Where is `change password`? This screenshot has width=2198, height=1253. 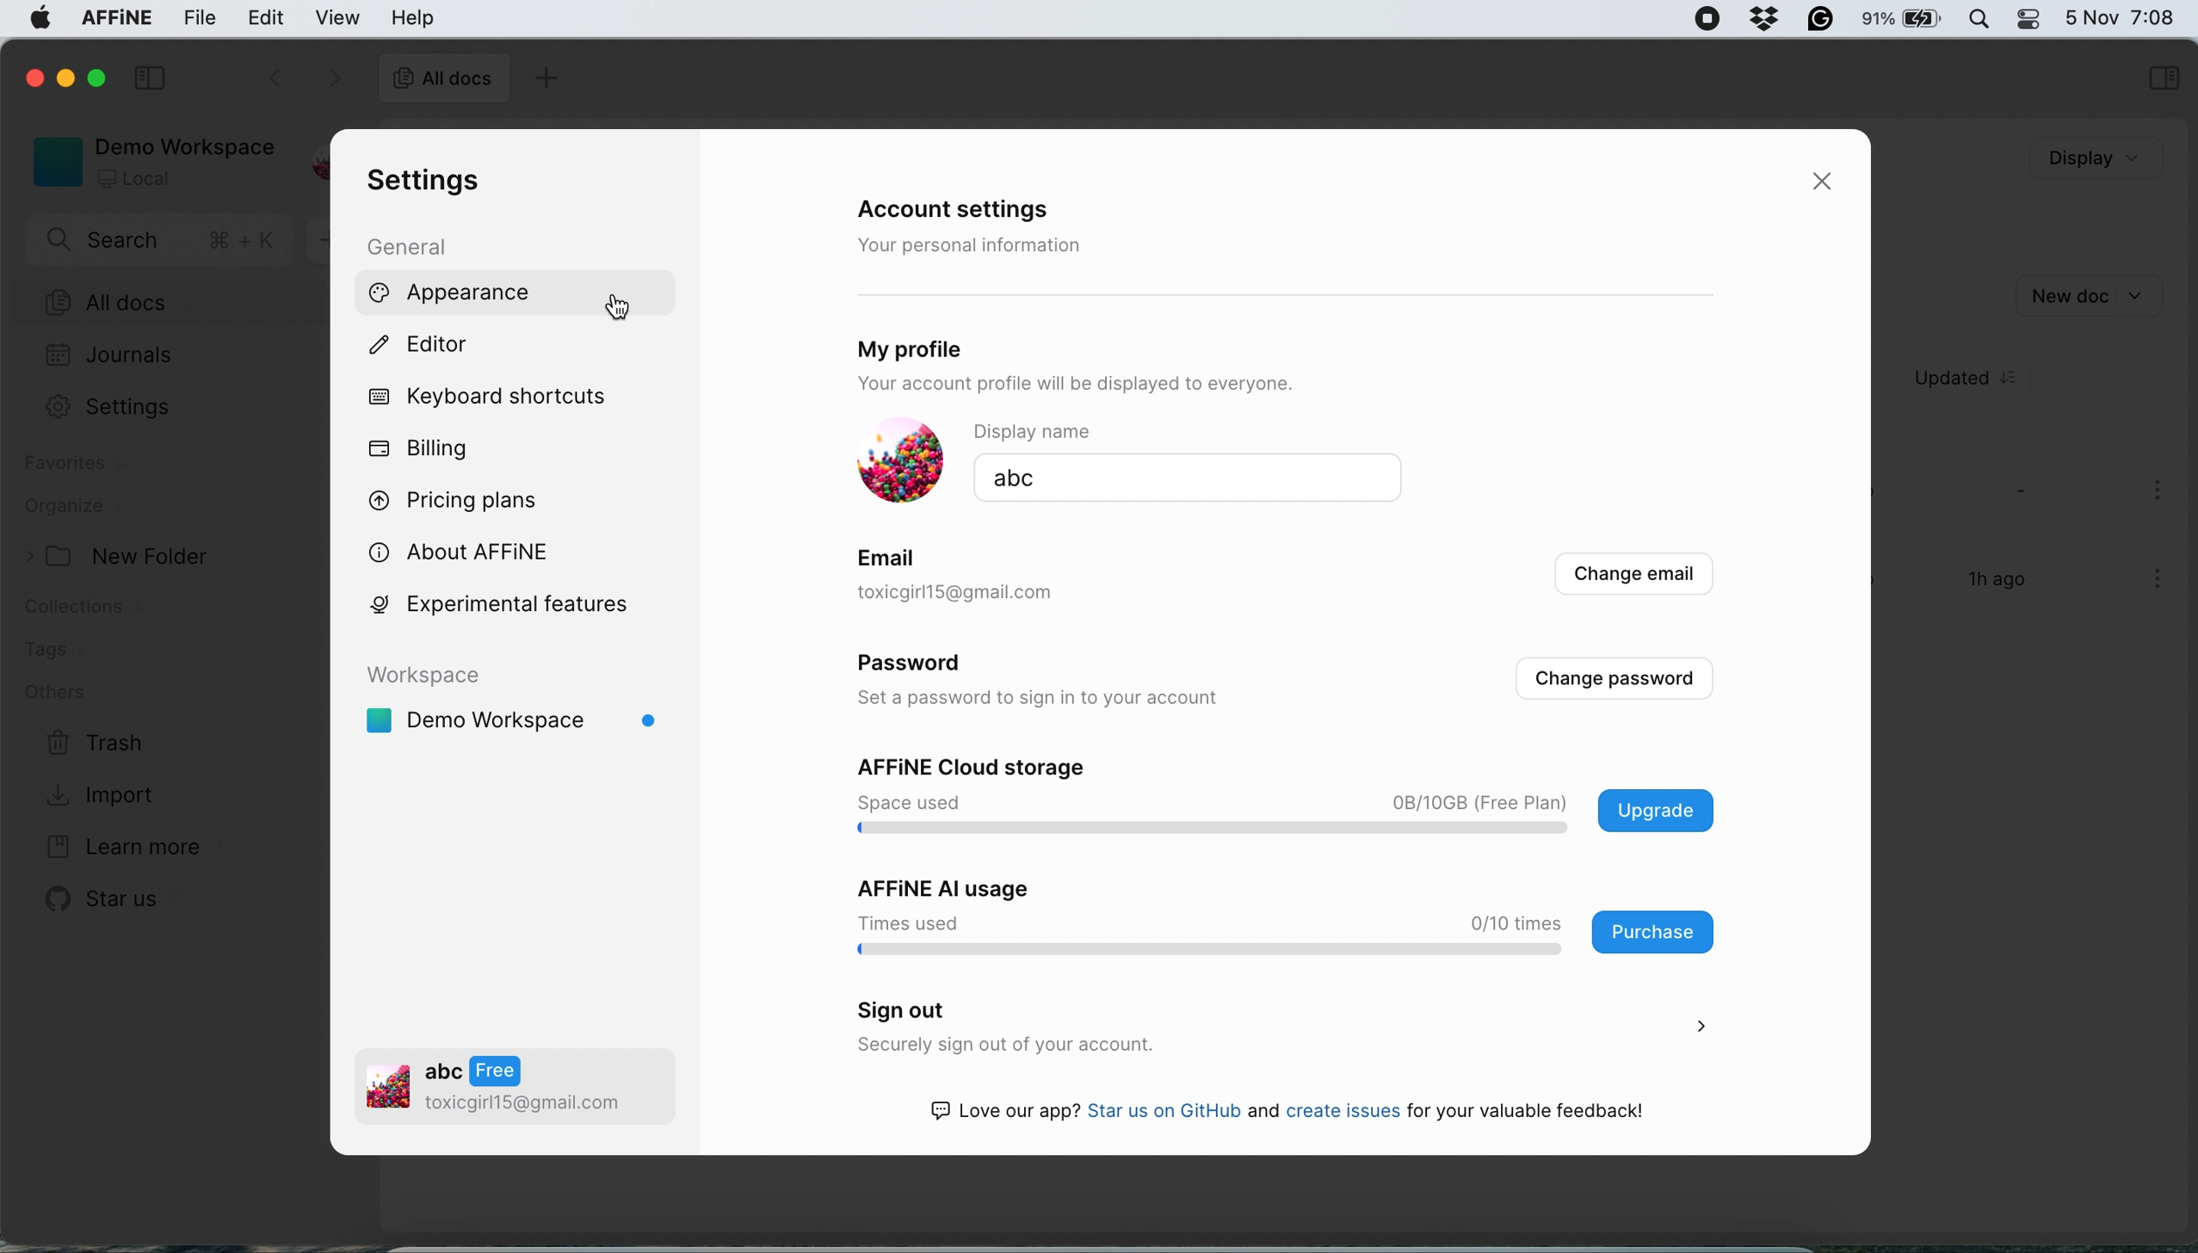
change password is located at coordinates (1624, 685).